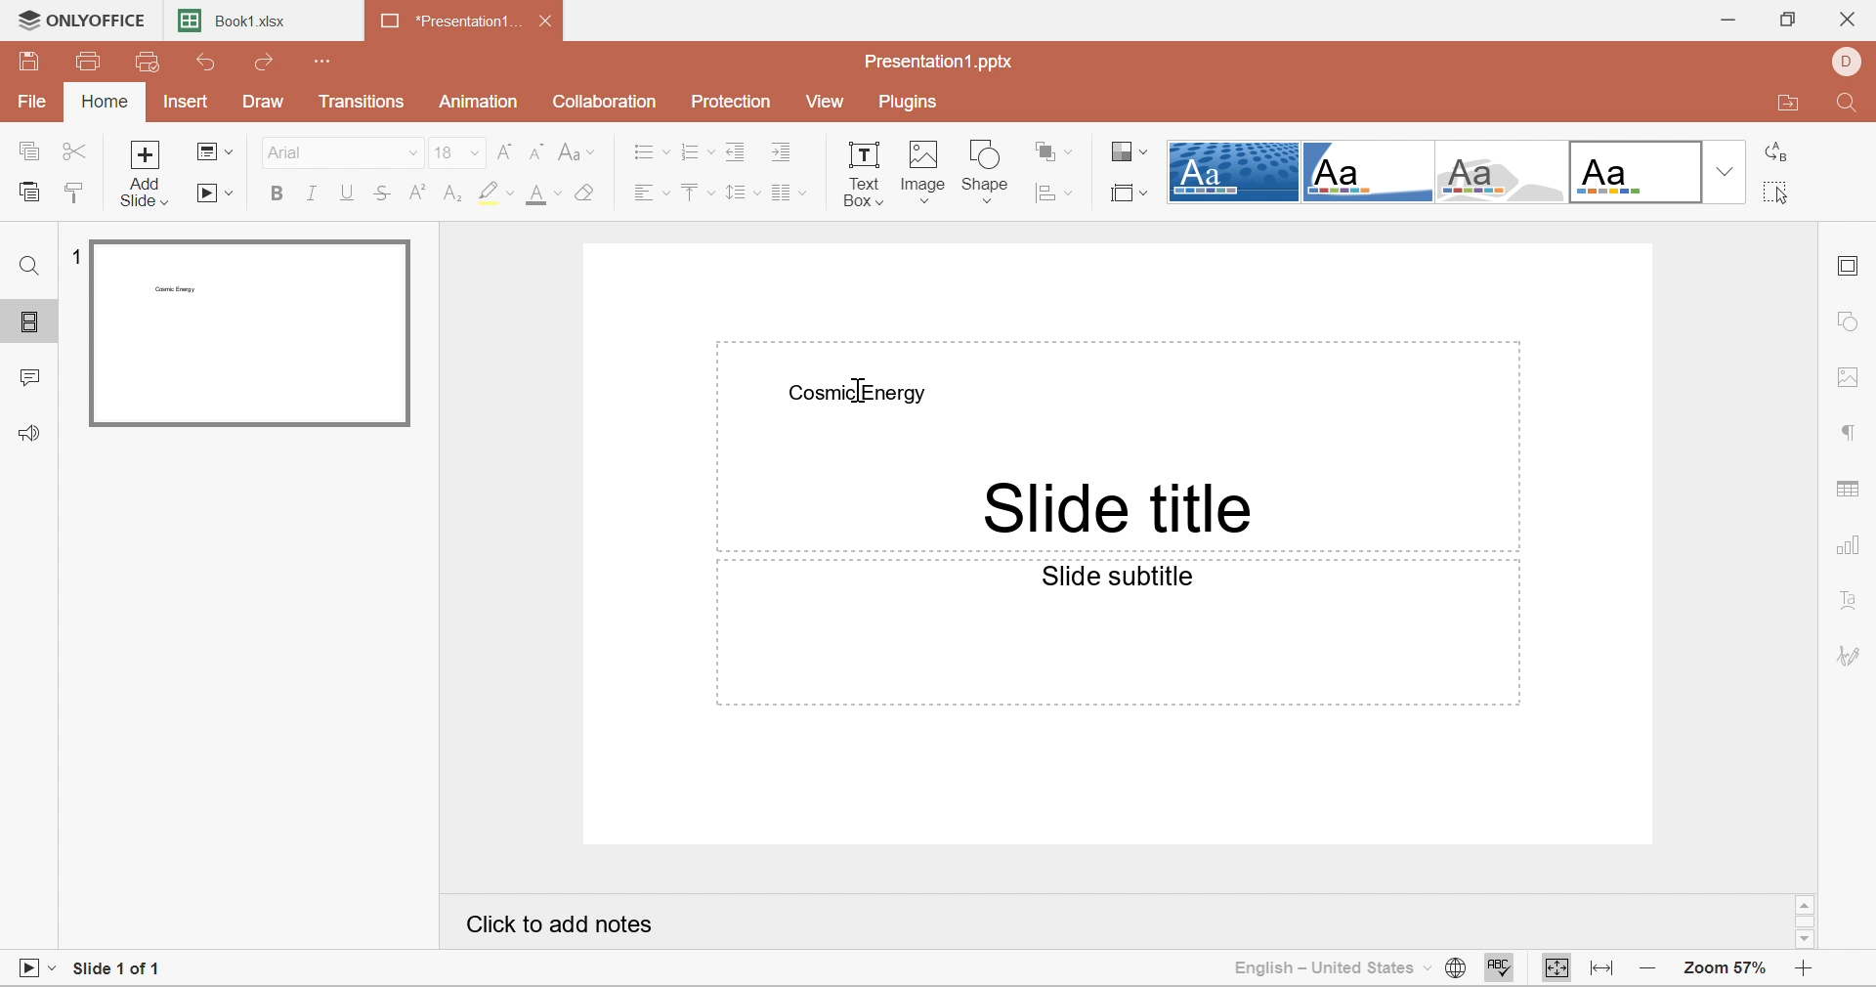  Describe the element at coordinates (1805, 967) in the screenshot. I see `Zoom in` at that location.